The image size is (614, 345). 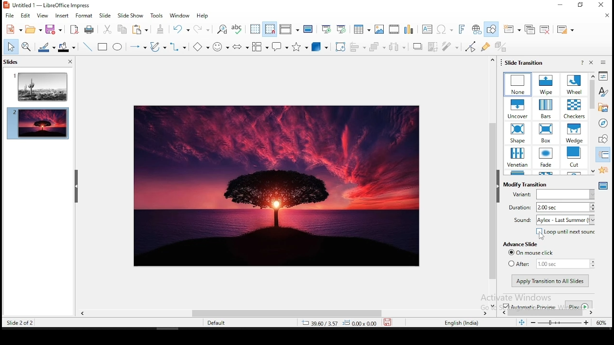 I want to click on slide 2 of 2, so click(x=22, y=324).